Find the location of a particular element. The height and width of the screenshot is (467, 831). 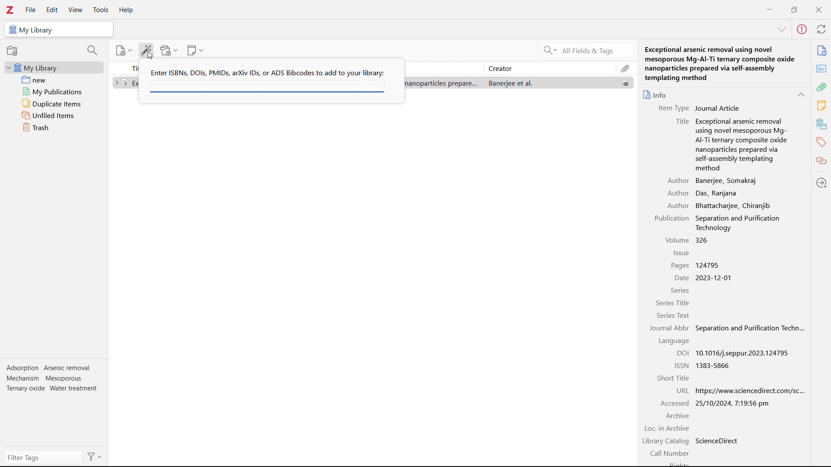

title is located at coordinates (681, 121).